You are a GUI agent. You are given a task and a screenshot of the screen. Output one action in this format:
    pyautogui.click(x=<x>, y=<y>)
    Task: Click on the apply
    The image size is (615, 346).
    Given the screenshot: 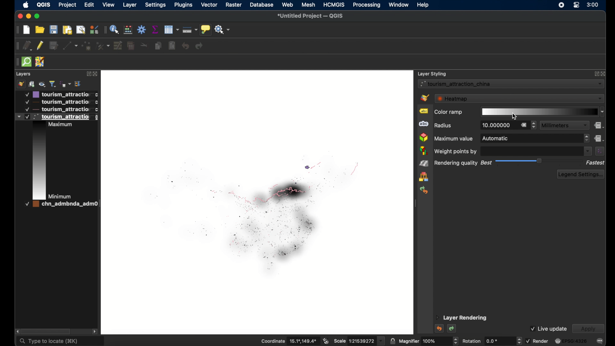 What is the action you would take?
    pyautogui.click(x=588, y=329)
    